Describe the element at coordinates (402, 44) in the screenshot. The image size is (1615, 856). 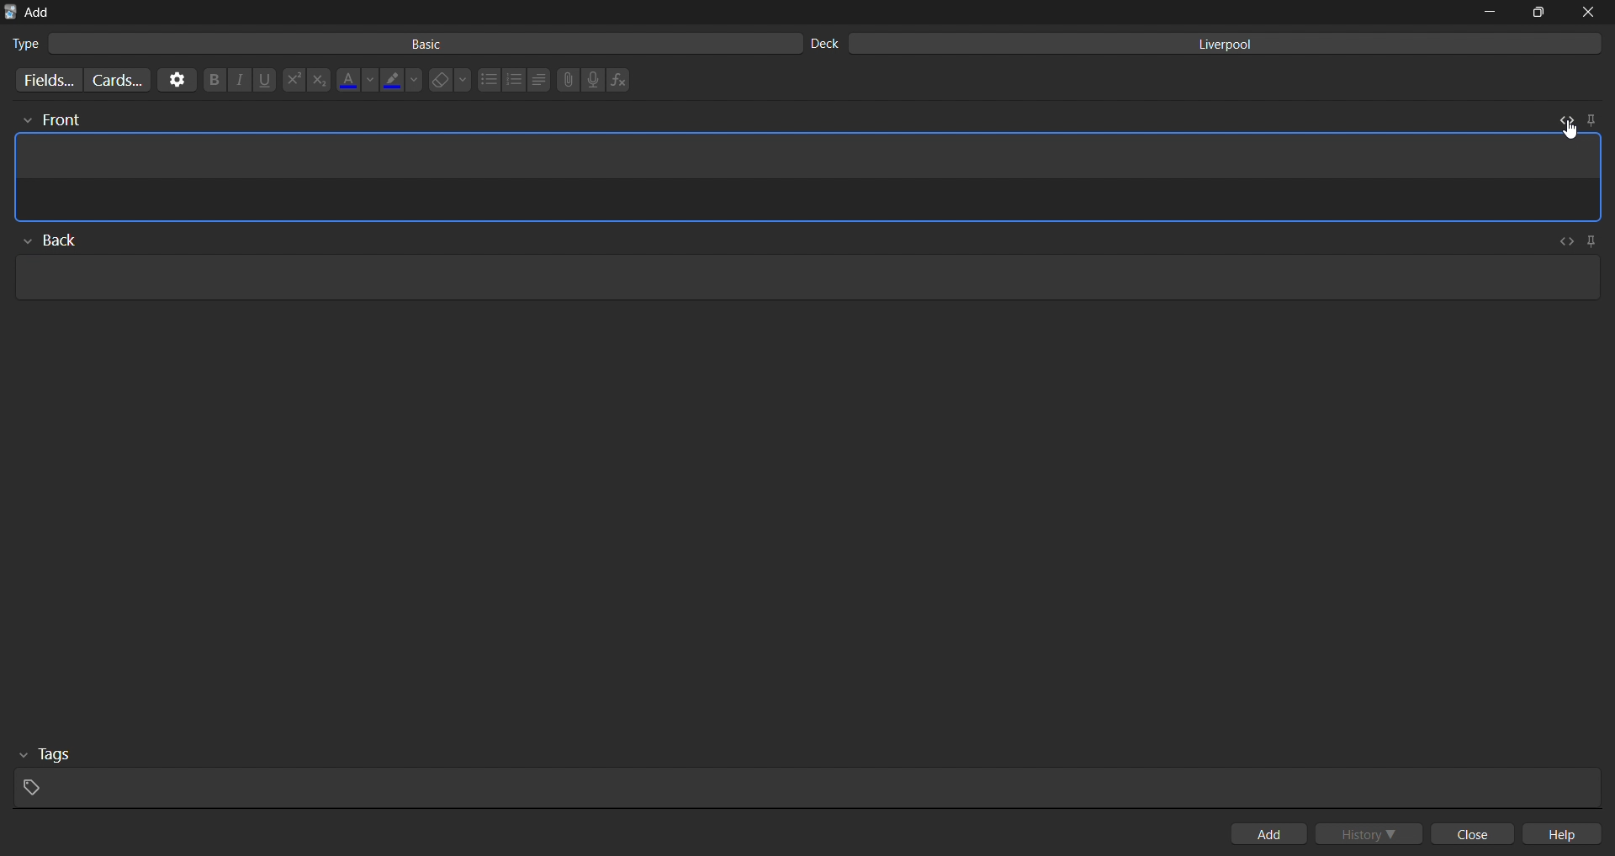
I see `basic card type ` at that location.